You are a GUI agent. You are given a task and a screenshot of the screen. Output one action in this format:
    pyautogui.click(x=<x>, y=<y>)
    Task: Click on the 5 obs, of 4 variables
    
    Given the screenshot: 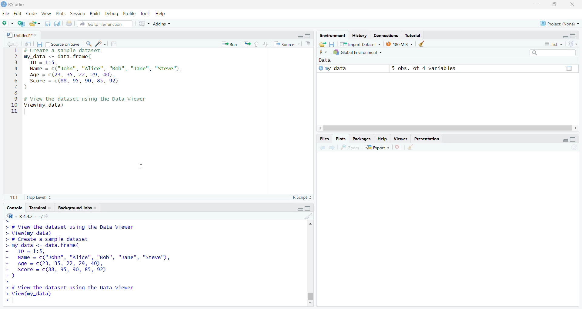 What is the action you would take?
    pyautogui.click(x=424, y=68)
    